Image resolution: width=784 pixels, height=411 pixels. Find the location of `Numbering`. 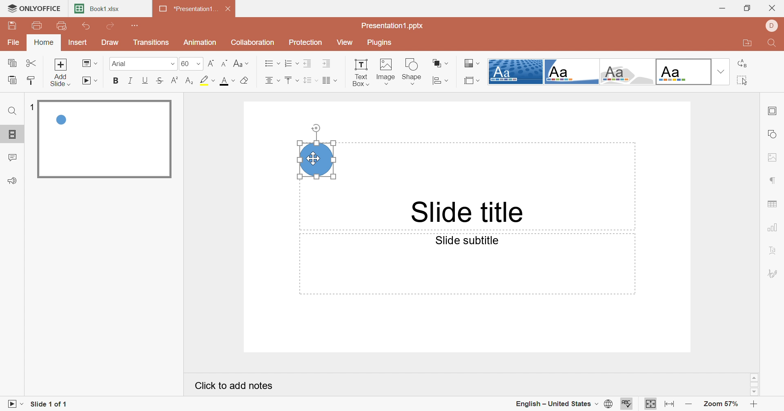

Numbering is located at coordinates (291, 63).